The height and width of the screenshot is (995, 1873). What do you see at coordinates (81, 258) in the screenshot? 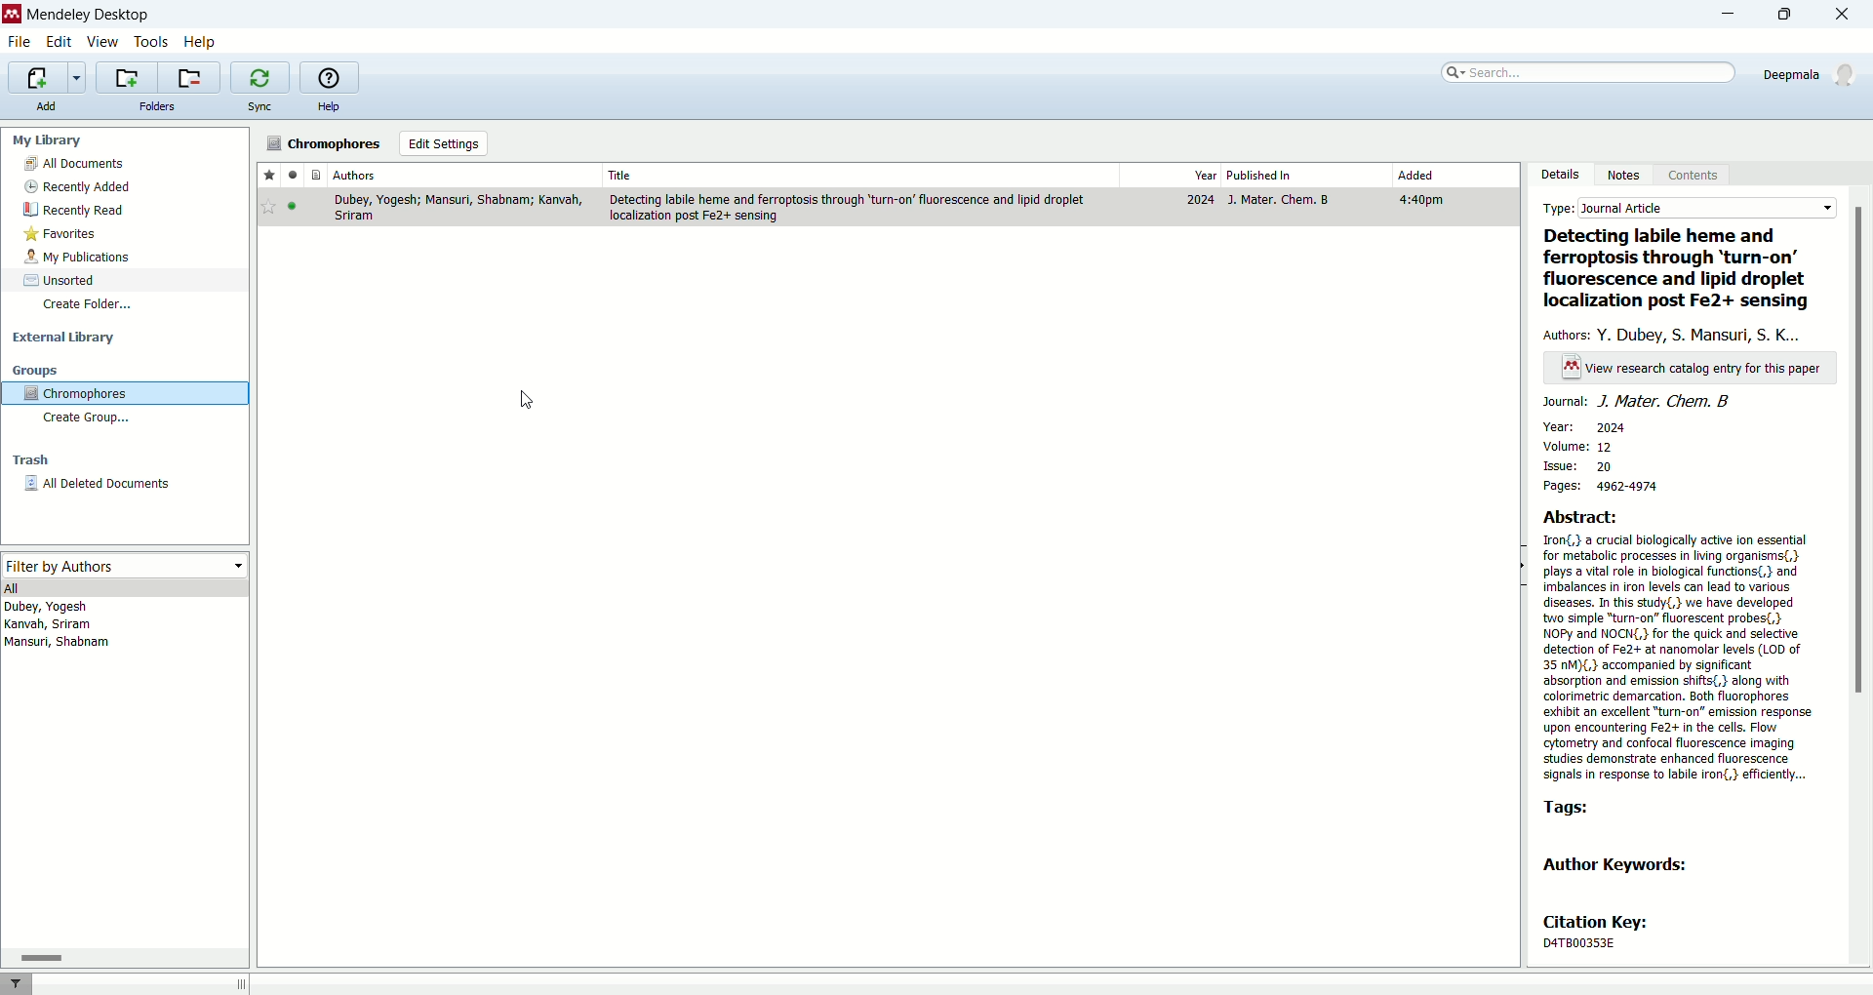
I see `my publications` at bounding box center [81, 258].